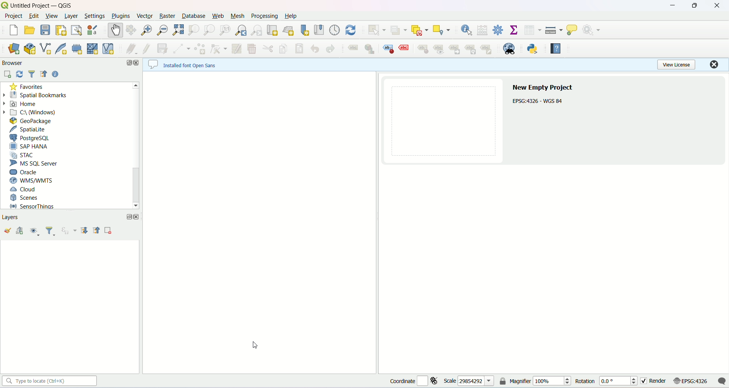 This screenshot has width=729, height=388. I want to click on message, so click(721, 382).